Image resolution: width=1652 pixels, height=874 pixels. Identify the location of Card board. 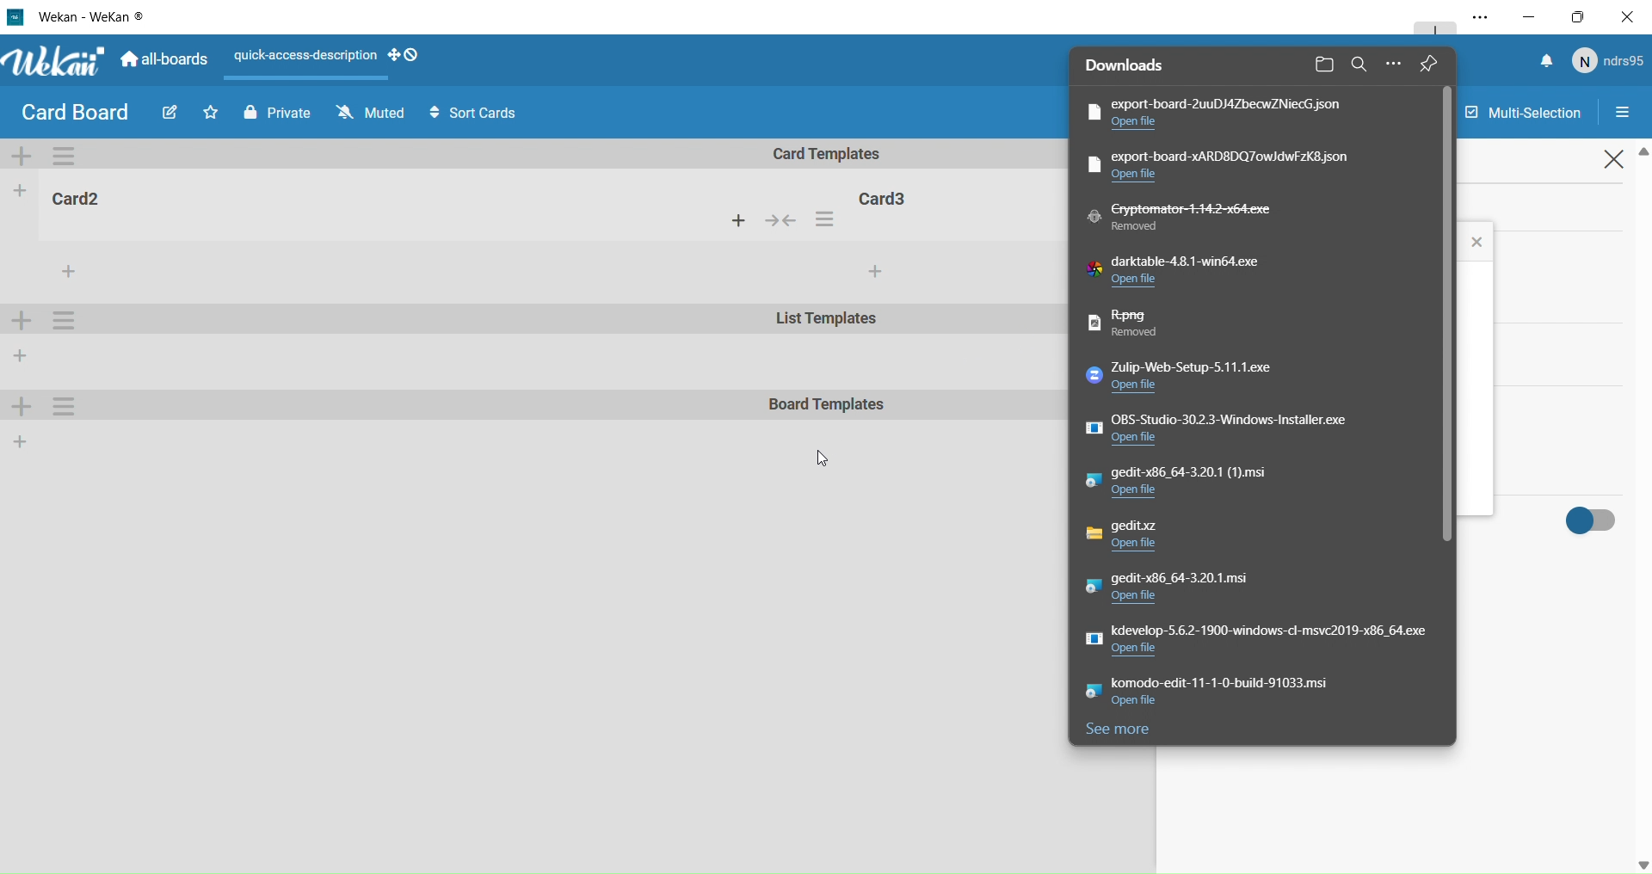
(74, 113).